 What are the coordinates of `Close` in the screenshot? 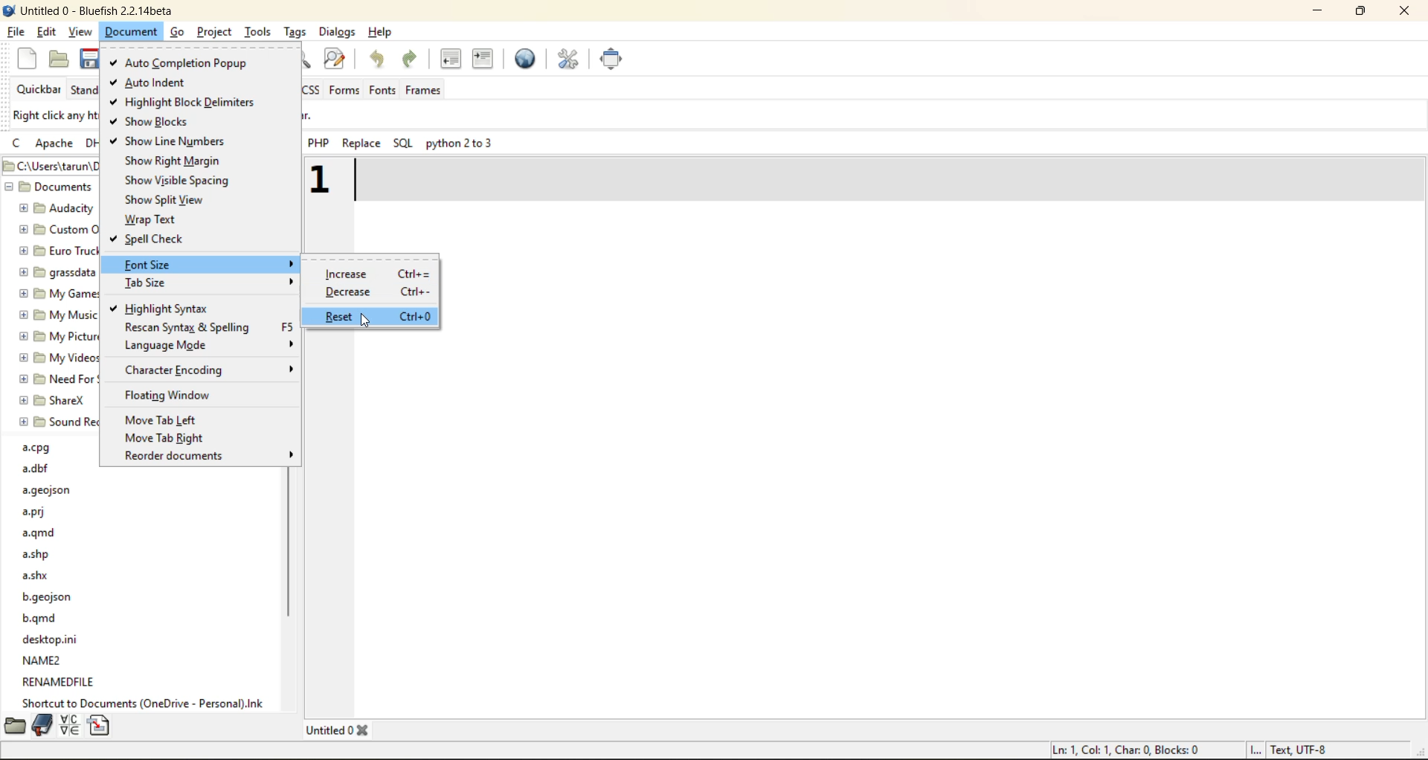 It's located at (365, 732).